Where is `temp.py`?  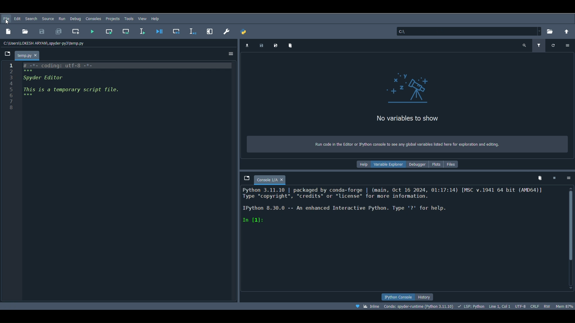 temp.py is located at coordinates (31, 54).